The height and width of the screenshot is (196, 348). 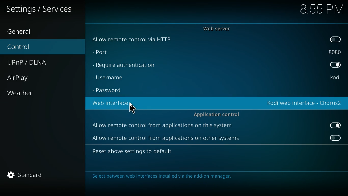 I want to click on standard, so click(x=27, y=175).